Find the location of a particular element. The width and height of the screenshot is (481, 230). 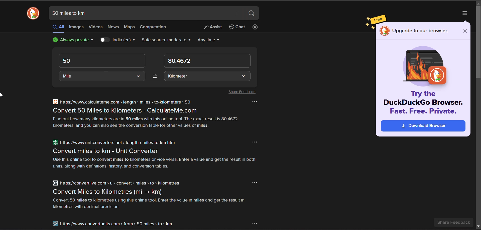

vertical scroll bar is located at coordinates (478, 43).